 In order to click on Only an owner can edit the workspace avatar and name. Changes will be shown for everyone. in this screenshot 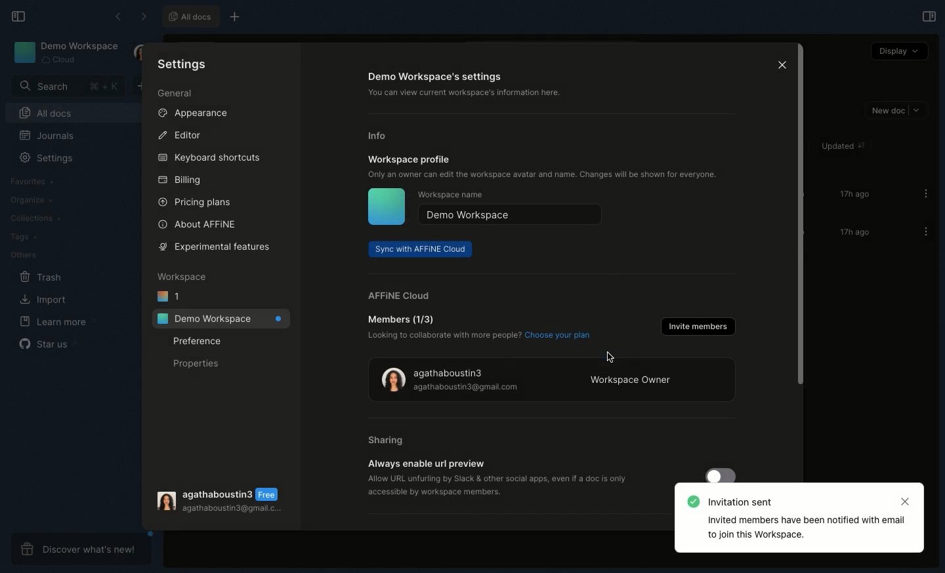, I will do `click(549, 174)`.